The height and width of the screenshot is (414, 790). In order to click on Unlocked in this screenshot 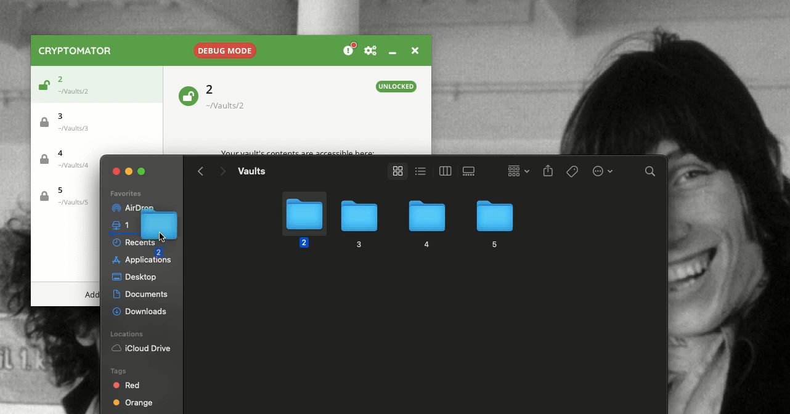, I will do `click(397, 86)`.